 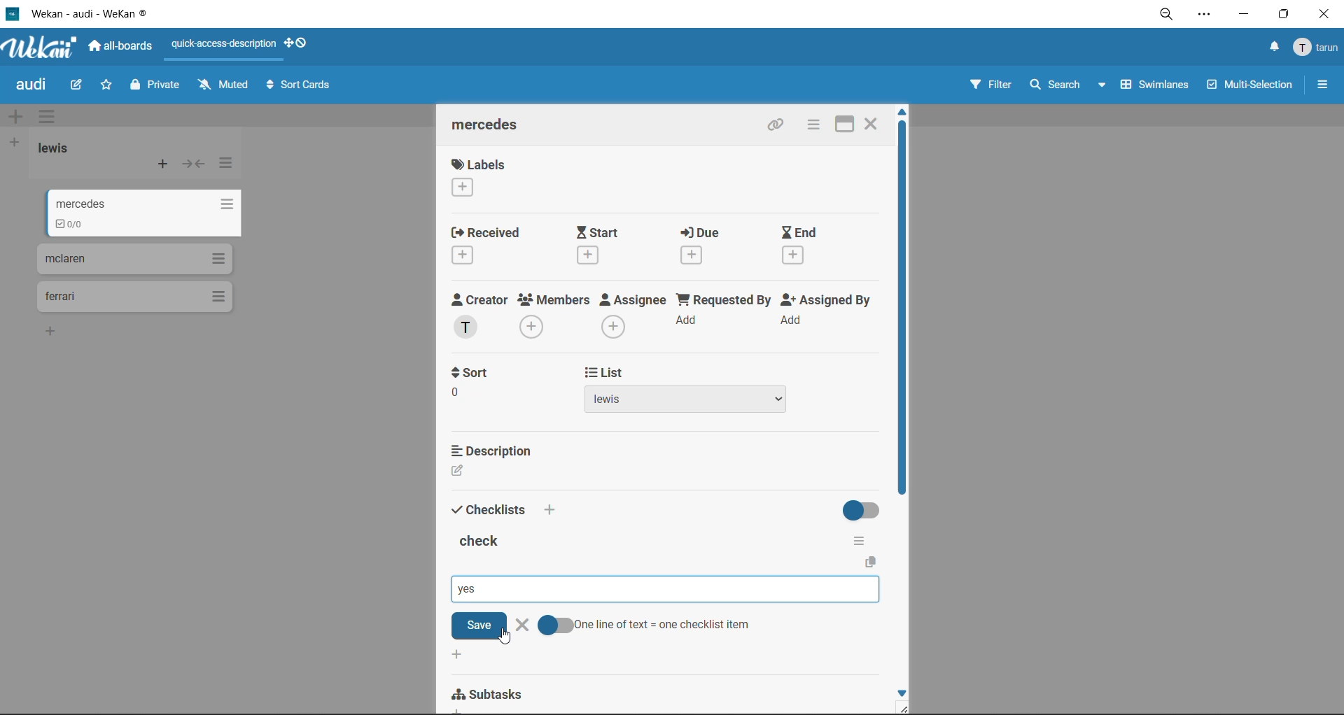 What do you see at coordinates (227, 45) in the screenshot?
I see `quick access description` at bounding box center [227, 45].